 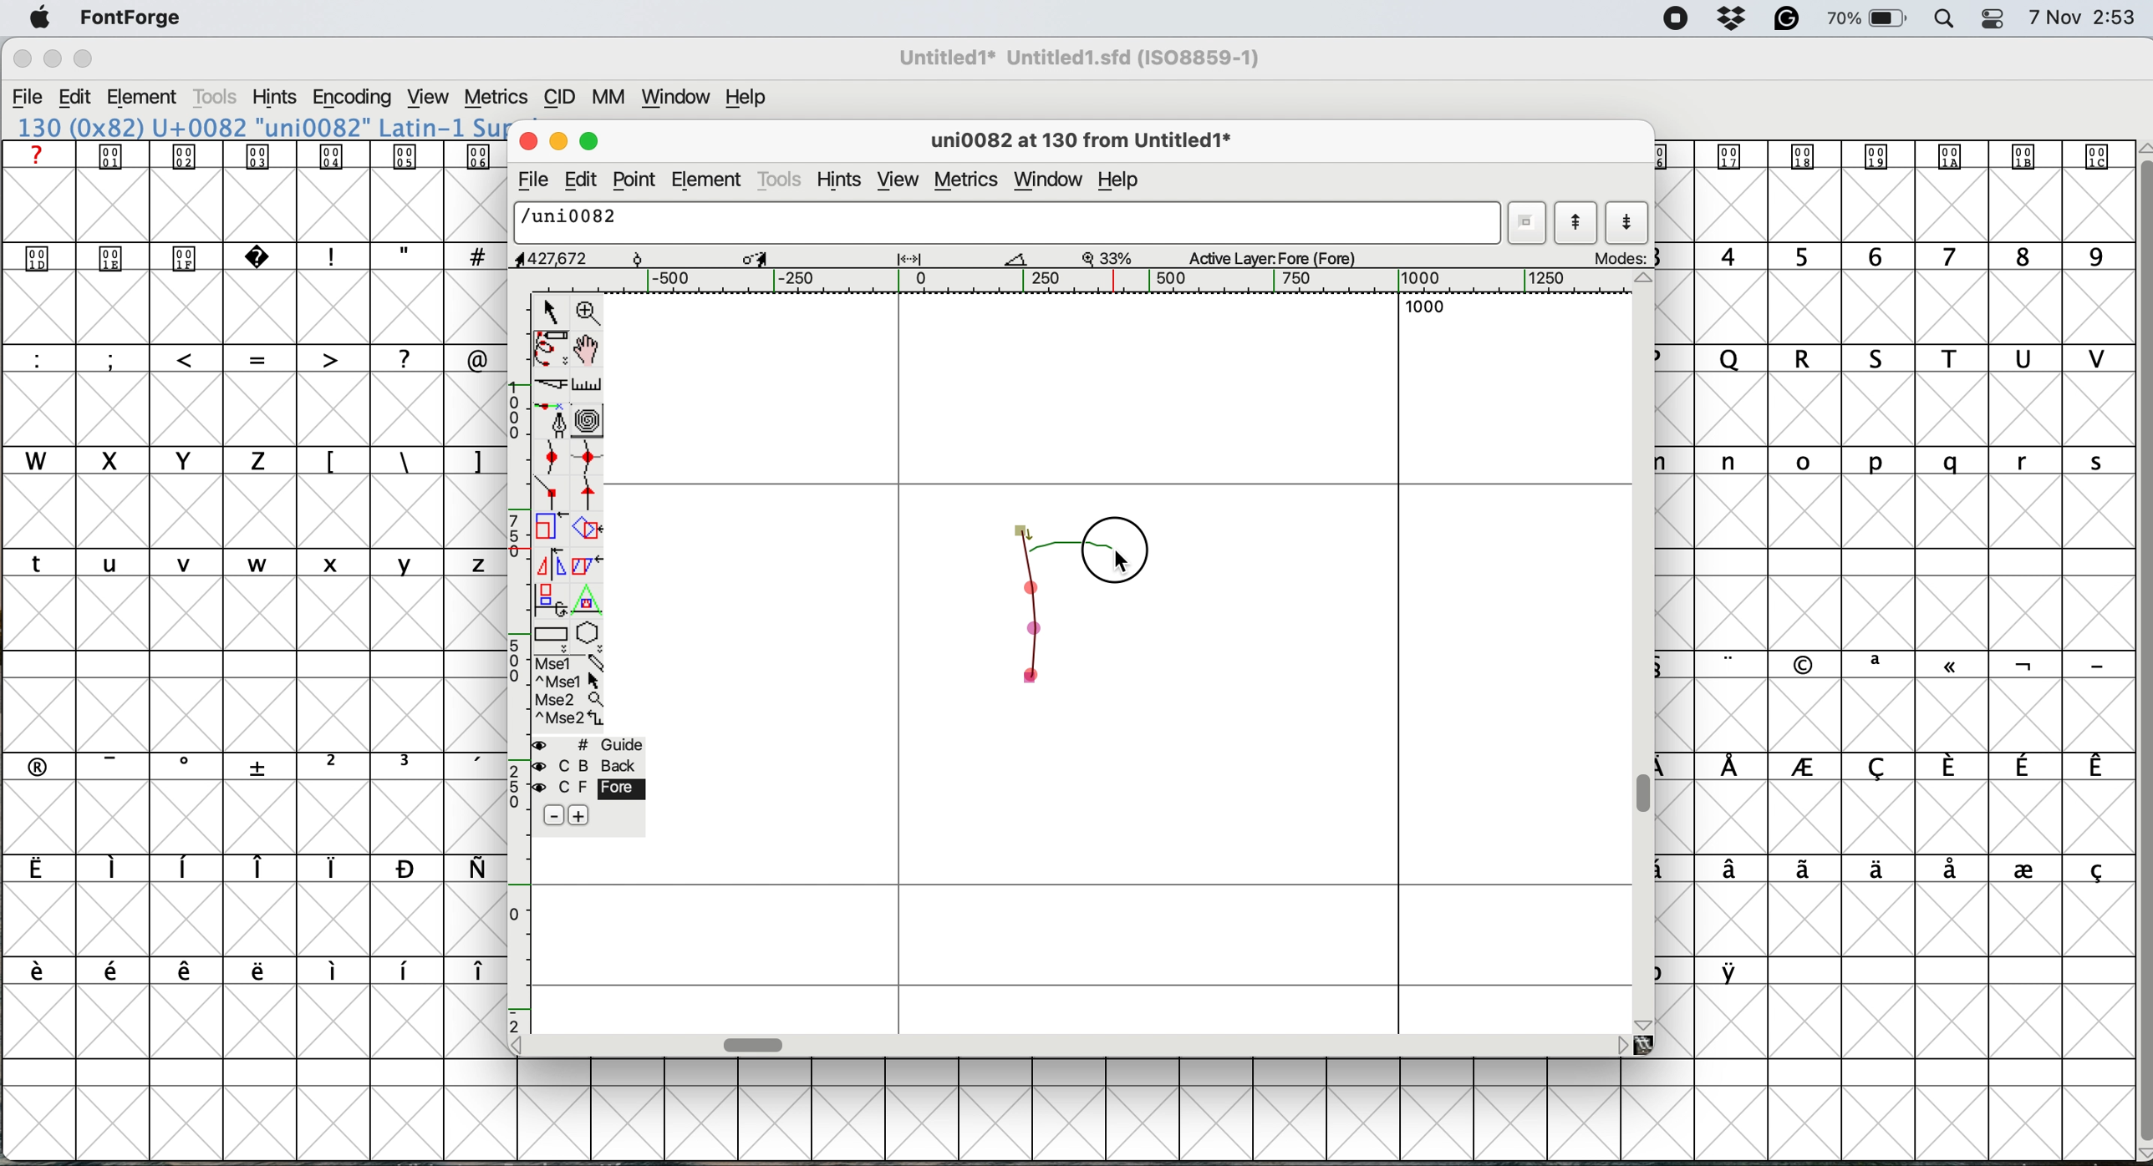 What do you see at coordinates (130, 18) in the screenshot?
I see `fontforge` at bounding box center [130, 18].